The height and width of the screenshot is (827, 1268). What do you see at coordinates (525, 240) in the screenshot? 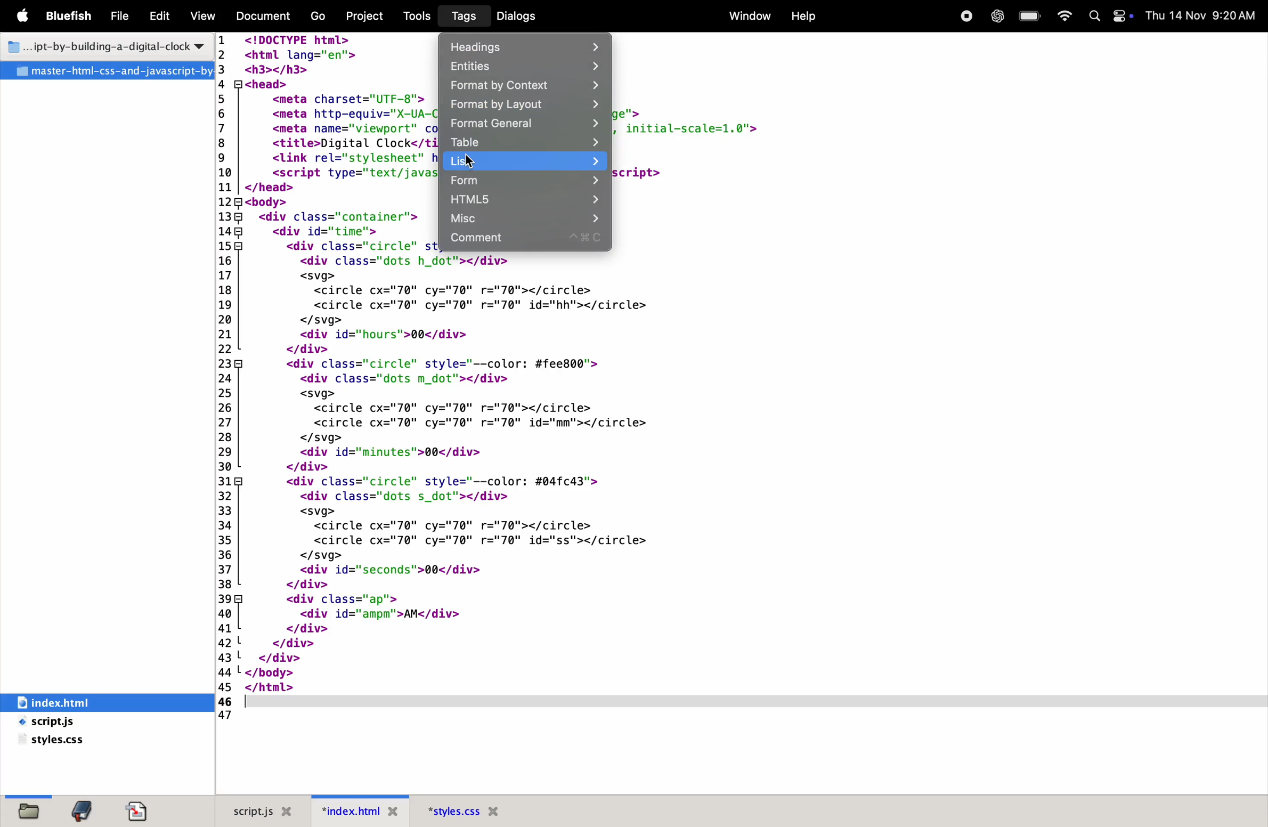
I see `Comment` at bounding box center [525, 240].